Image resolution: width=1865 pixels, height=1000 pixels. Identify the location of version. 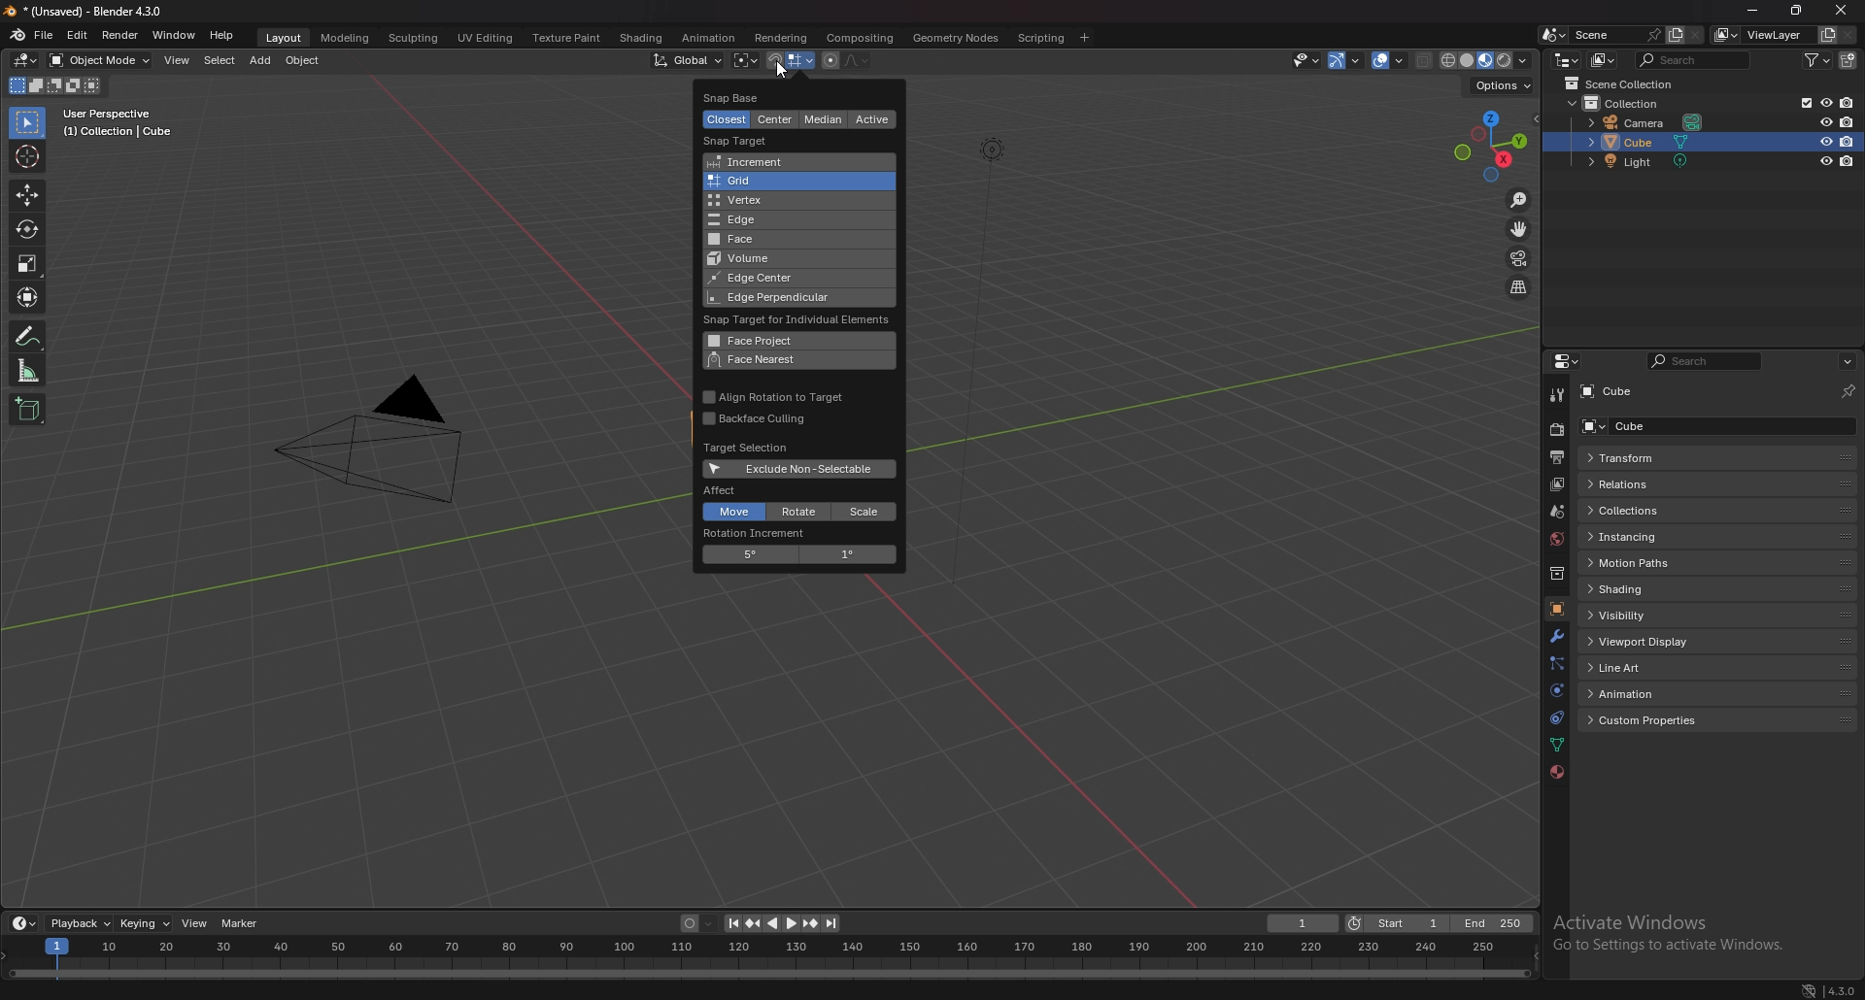
(1840, 988).